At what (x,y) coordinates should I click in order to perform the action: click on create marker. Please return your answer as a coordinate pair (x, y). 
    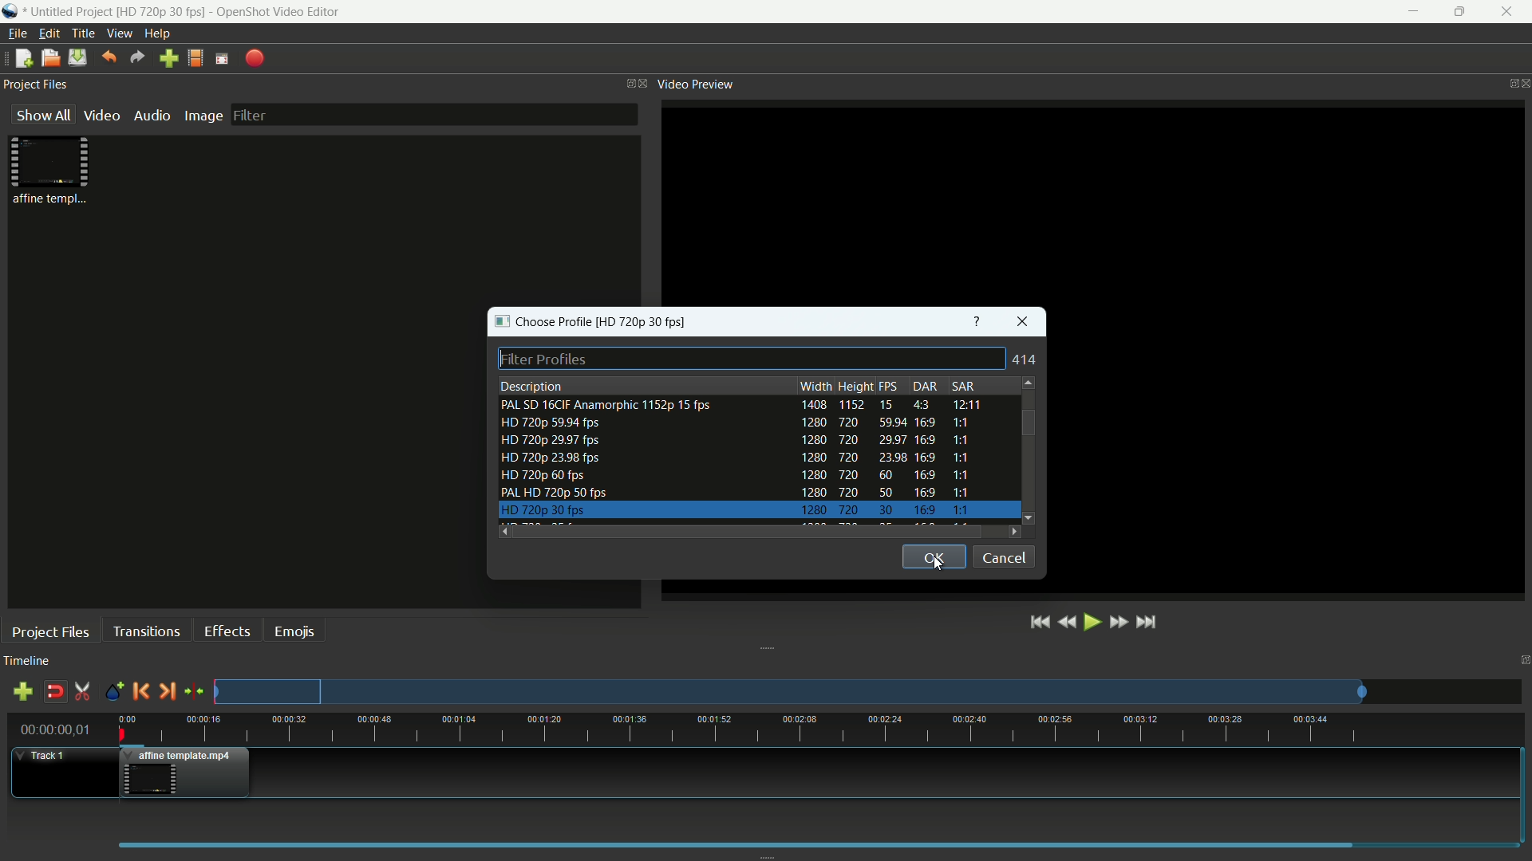
    Looking at the image, I should click on (112, 692).